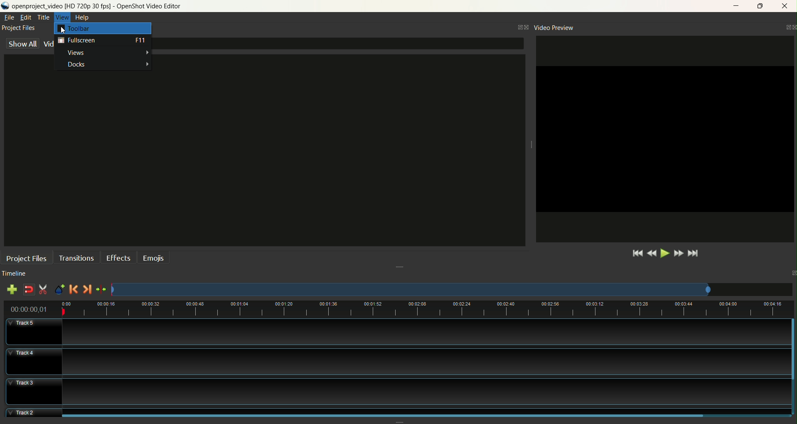  What do you see at coordinates (74, 290) in the screenshot?
I see `previous marker` at bounding box center [74, 290].